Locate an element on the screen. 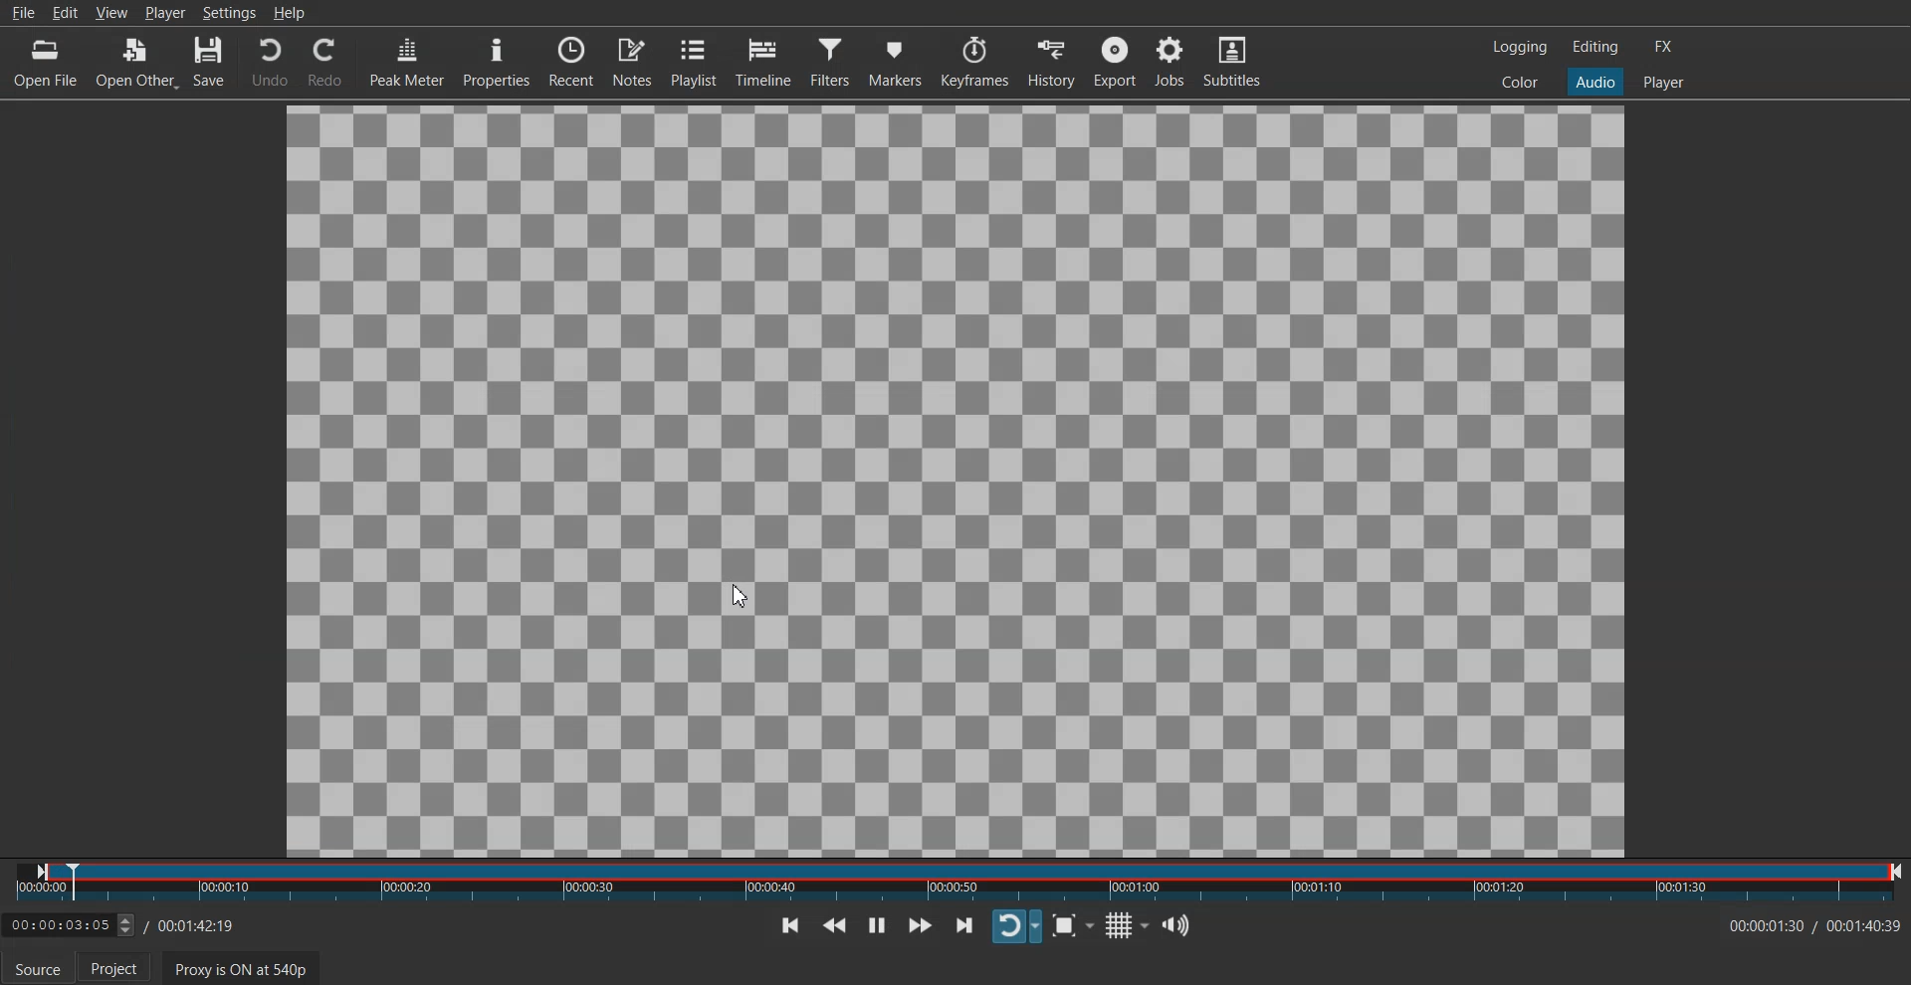 This screenshot has height=985, width=1911. Toggle grid display is located at coordinates (1126, 924).